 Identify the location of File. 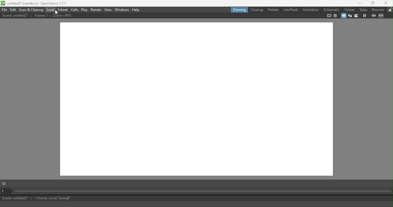
(4, 9).